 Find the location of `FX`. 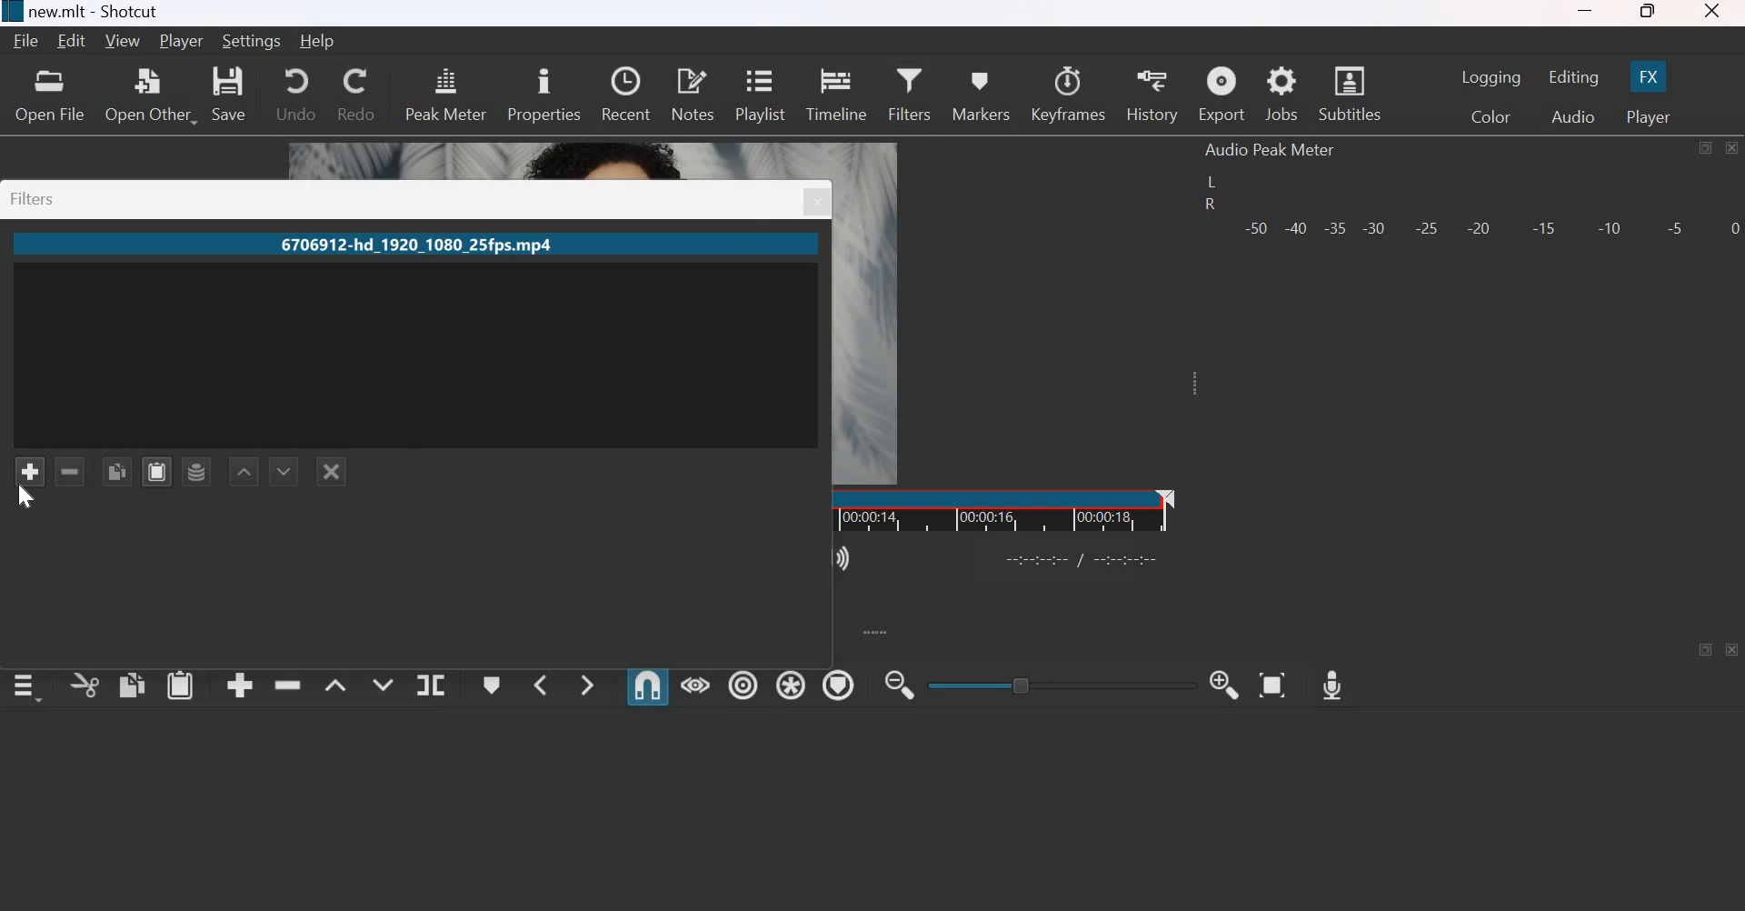

FX is located at coordinates (1646, 76).